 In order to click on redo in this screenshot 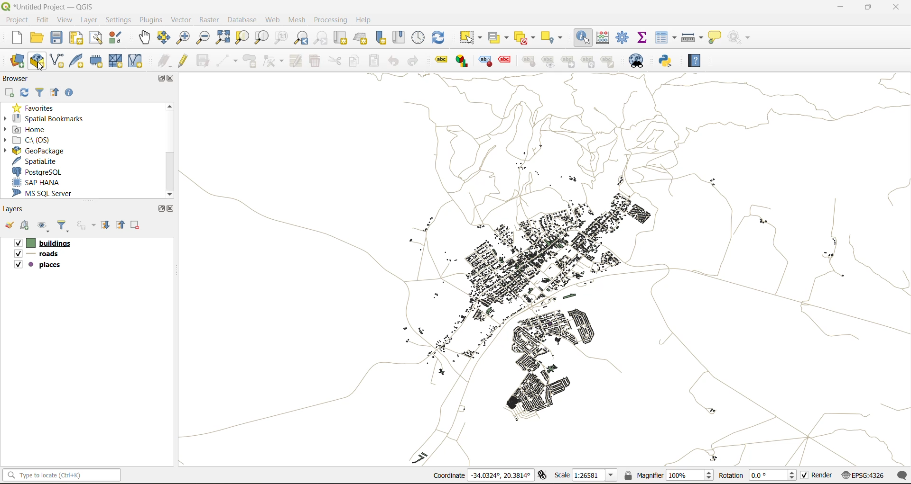, I will do `click(413, 61)`.